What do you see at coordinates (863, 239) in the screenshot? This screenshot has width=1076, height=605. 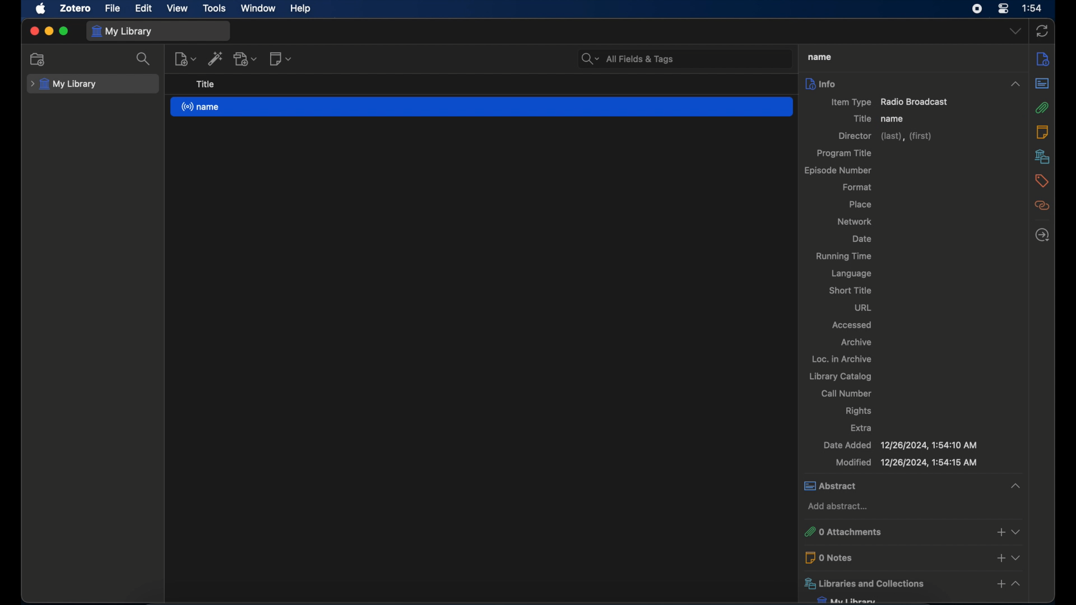 I see `date` at bounding box center [863, 239].